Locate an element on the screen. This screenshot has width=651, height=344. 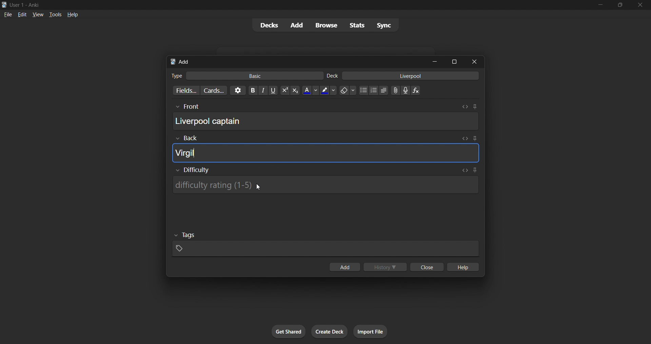
add title bar is located at coordinates (184, 62).